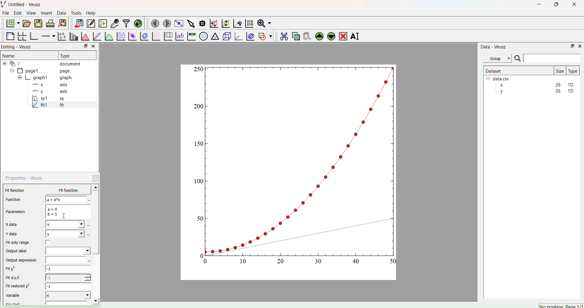 The image size is (584, 308). I want to click on Dropdown, so click(68, 251).